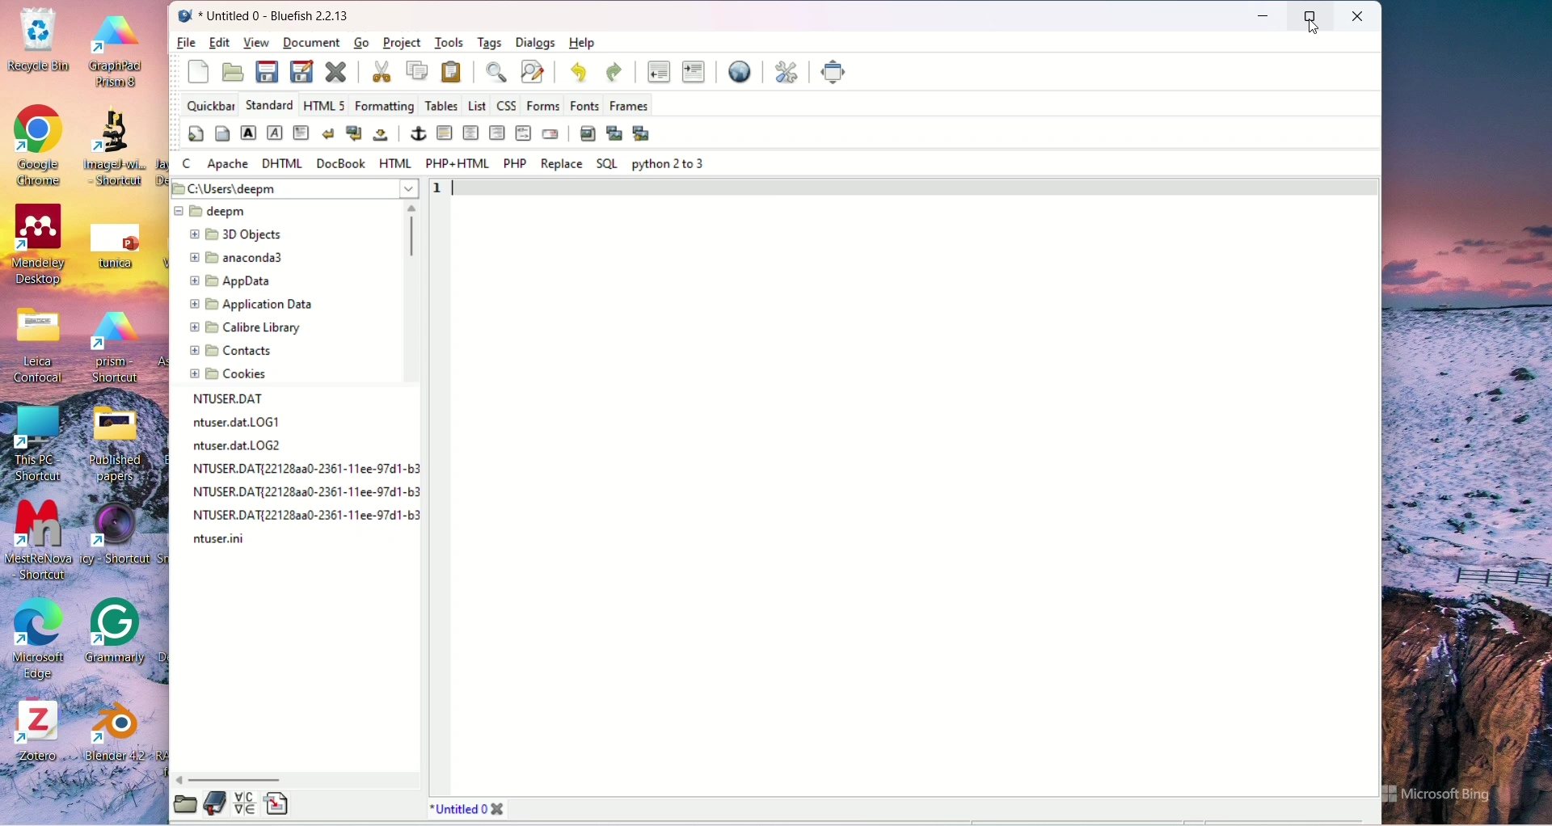 The height and width of the screenshot is (826, 1552). What do you see at coordinates (116, 50) in the screenshot?
I see `graph pad prism 8` at bounding box center [116, 50].